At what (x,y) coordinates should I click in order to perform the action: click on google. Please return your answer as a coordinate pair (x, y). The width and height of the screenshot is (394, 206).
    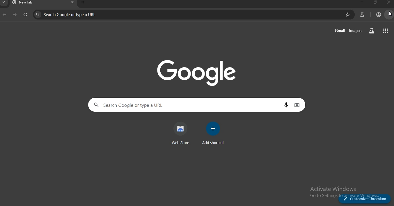
    Looking at the image, I should click on (197, 71).